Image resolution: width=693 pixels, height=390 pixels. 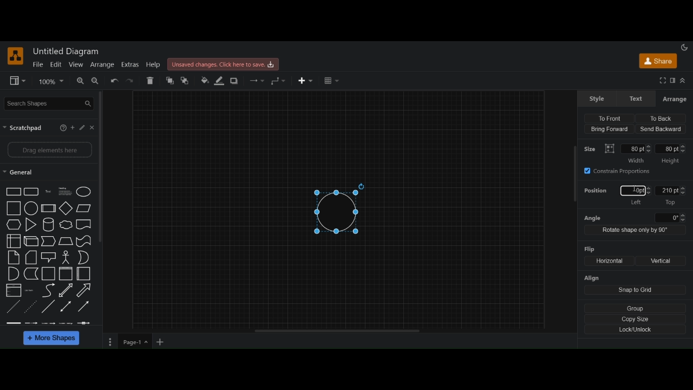 I want to click on clip, so click(x=14, y=290).